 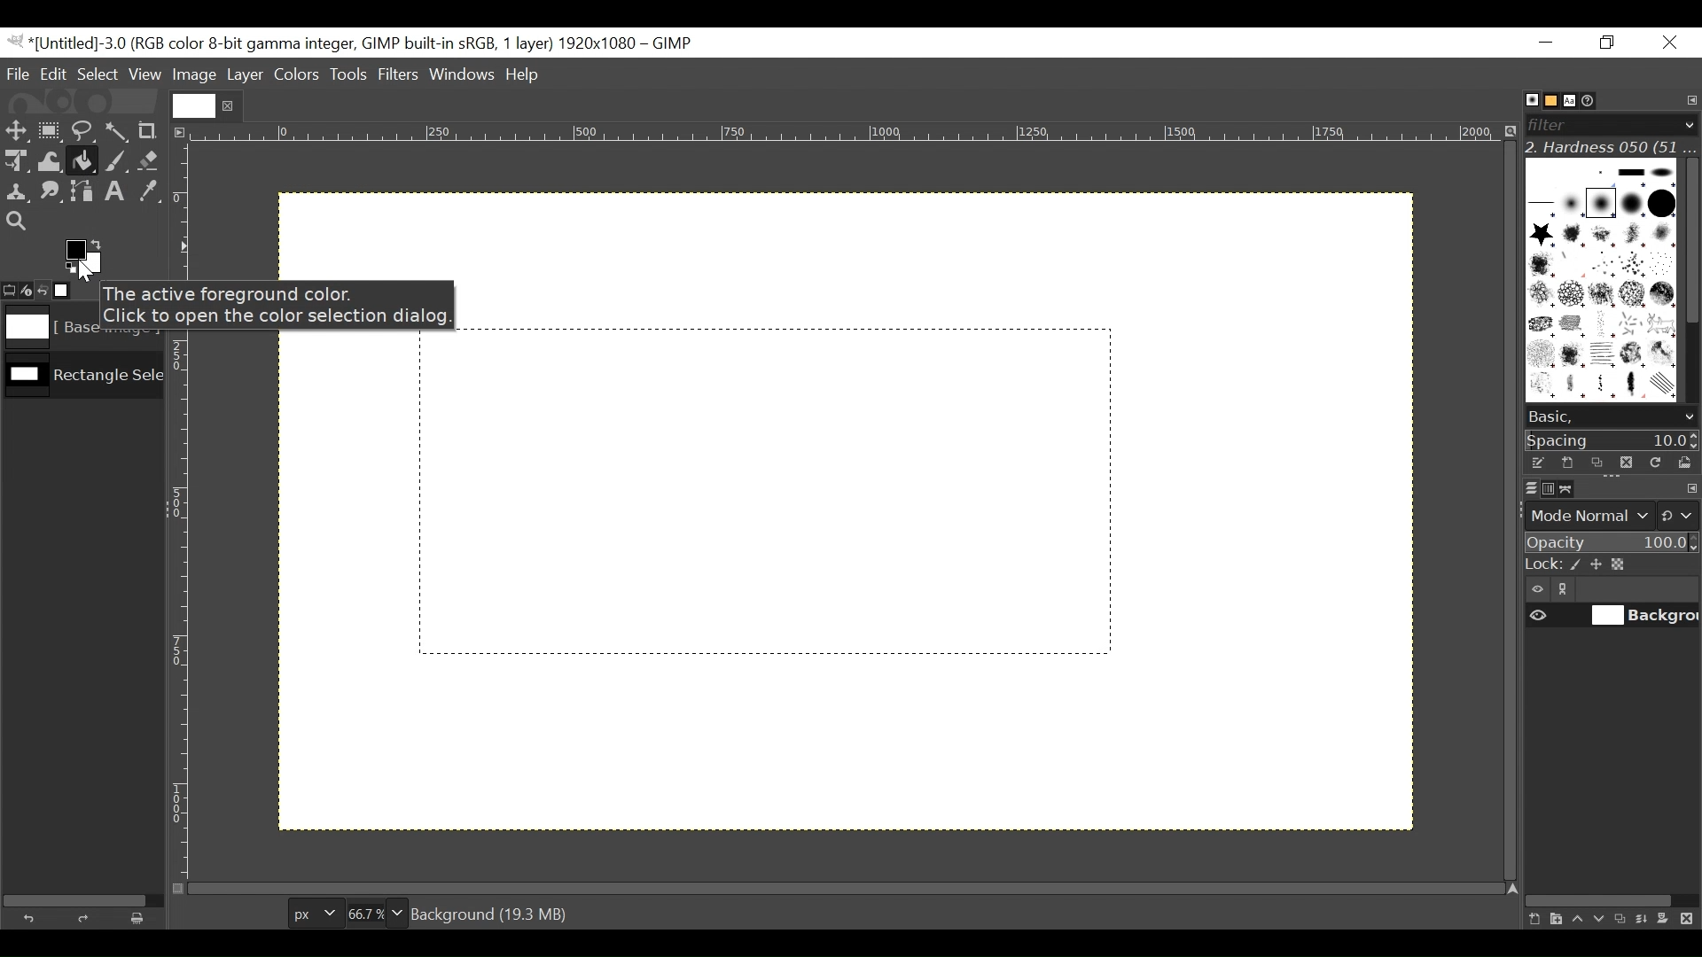 I want to click on mode normal, so click(x=1610, y=514).